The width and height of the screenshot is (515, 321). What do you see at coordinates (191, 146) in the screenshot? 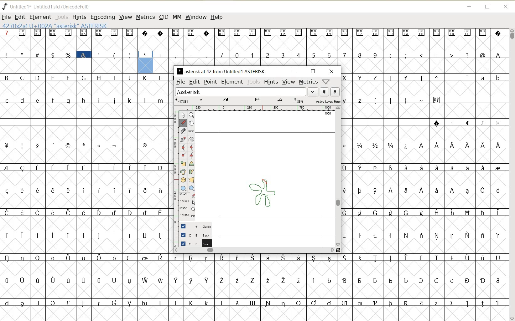
I see `add a curve point always either horizontal or vertical` at bounding box center [191, 146].